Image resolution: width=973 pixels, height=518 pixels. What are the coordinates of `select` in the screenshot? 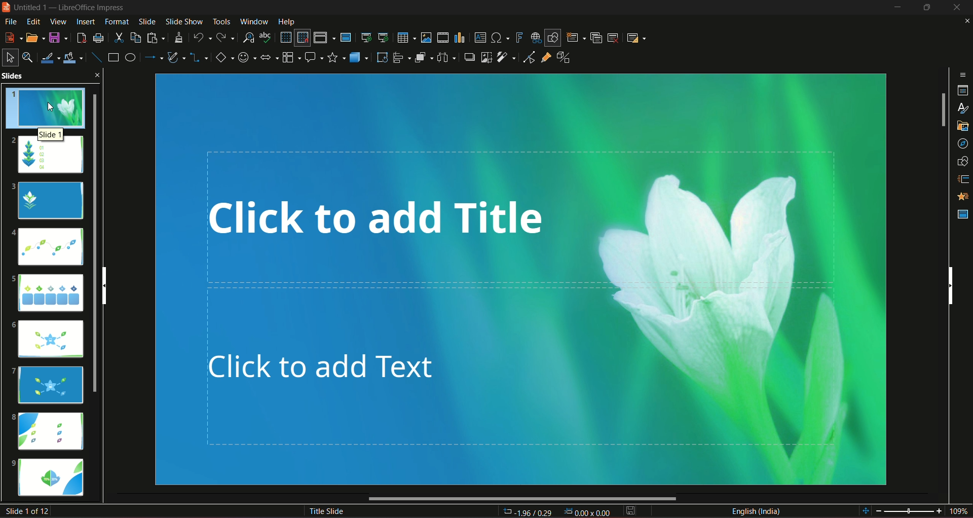 It's located at (10, 56).